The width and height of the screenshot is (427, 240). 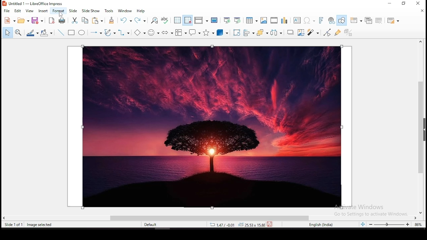 I want to click on show draw functions, so click(x=343, y=20).